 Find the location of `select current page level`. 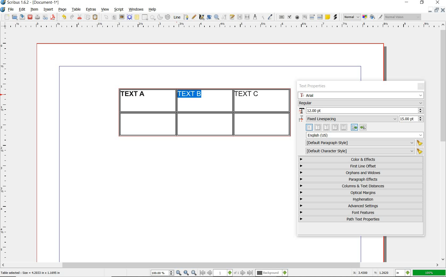

select current page level is located at coordinates (226, 273).